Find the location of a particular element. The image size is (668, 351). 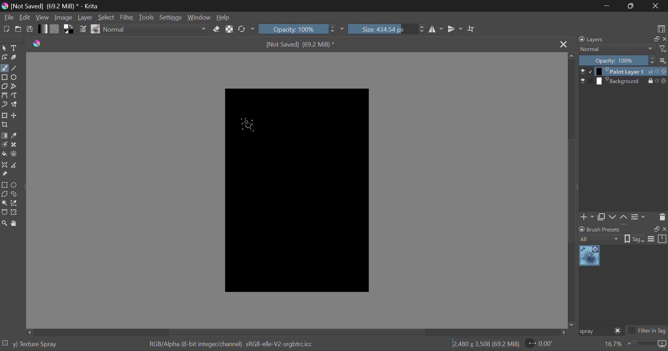

Circular Selection is located at coordinates (14, 185).